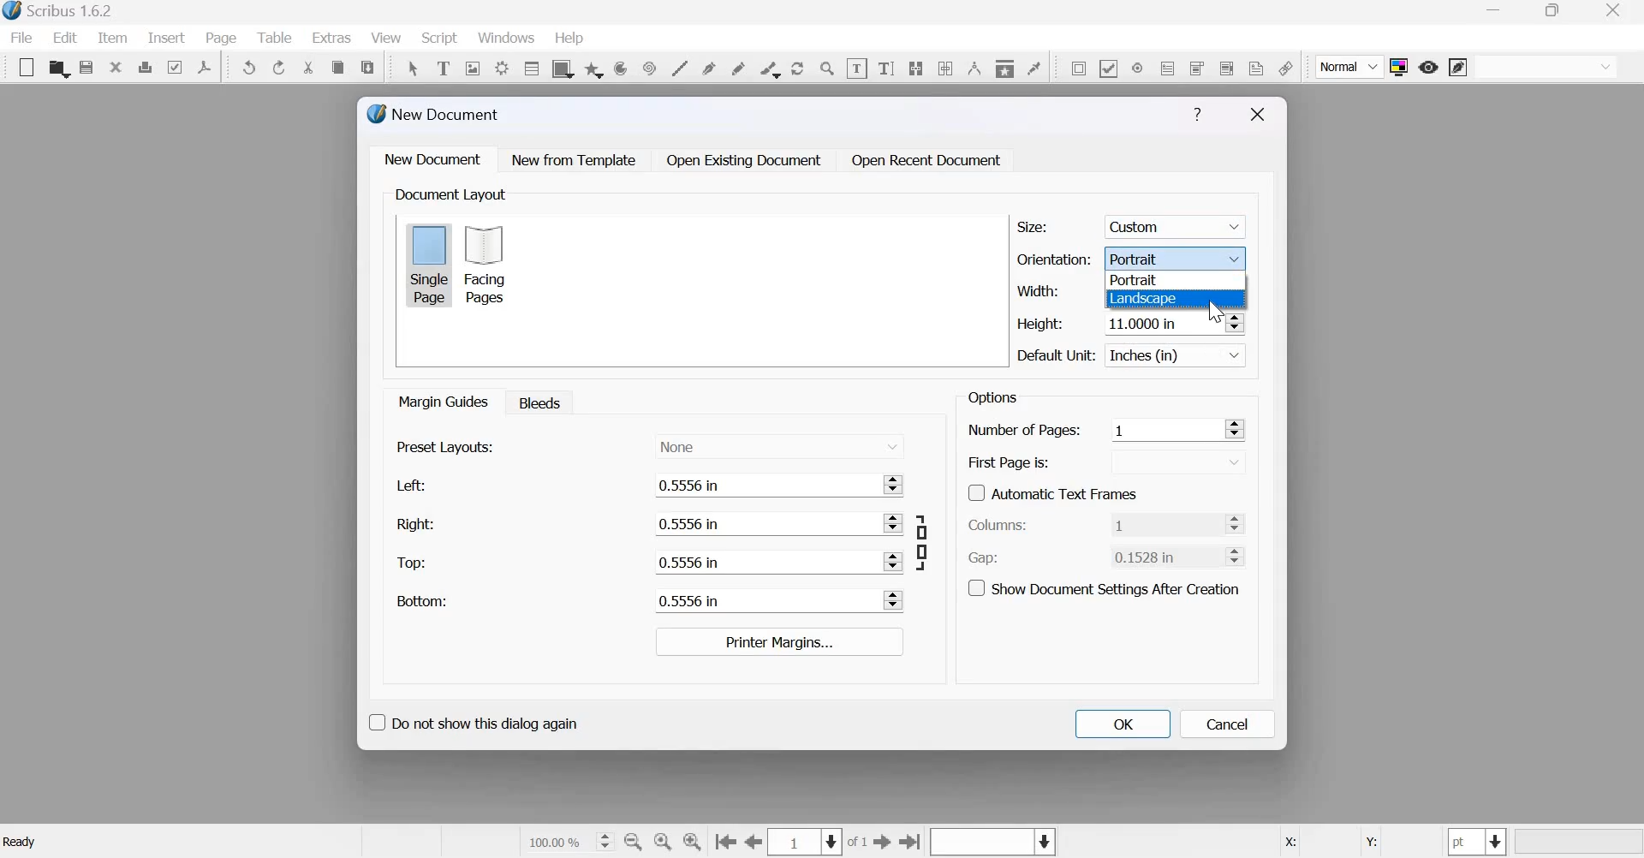 The image size is (1644, 858). Describe the element at coordinates (1178, 355) in the screenshot. I see `Inches (in)` at that location.